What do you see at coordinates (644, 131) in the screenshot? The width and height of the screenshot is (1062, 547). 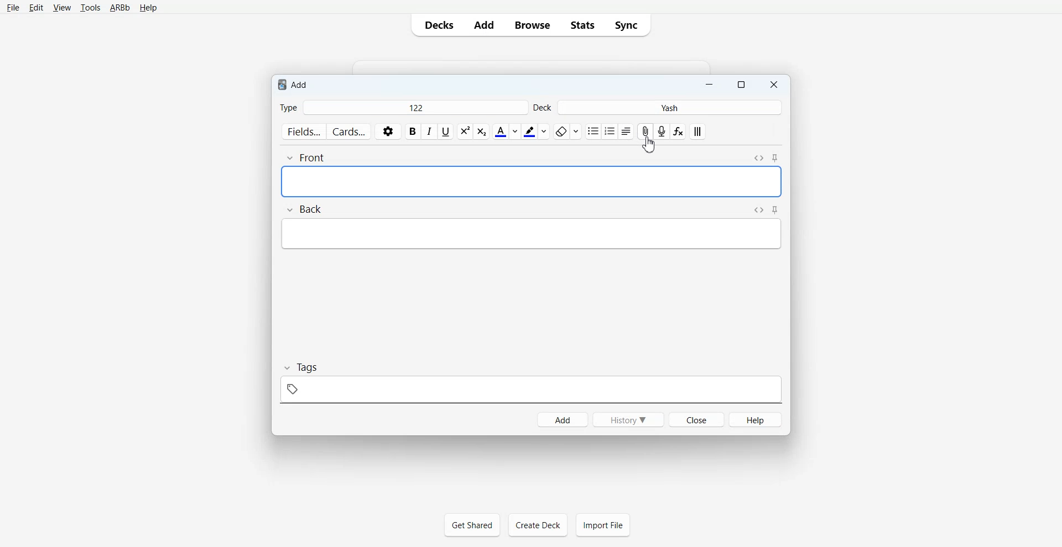 I see `Attach File` at bounding box center [644, 131].